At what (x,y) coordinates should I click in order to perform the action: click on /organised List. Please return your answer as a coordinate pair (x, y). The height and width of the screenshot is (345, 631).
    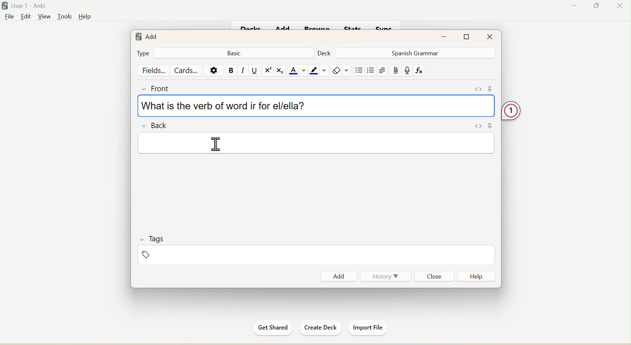
    Looking at the image, I should click on (369, 71).